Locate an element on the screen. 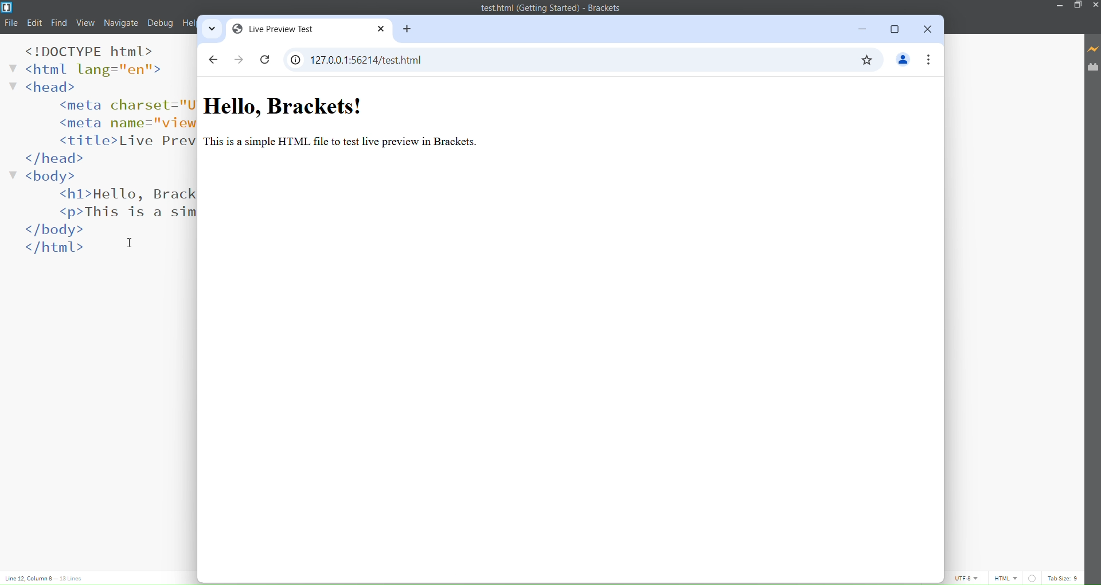 This screenshot has height=585, width=1101. IP Address is located at coordinates (369, 60).